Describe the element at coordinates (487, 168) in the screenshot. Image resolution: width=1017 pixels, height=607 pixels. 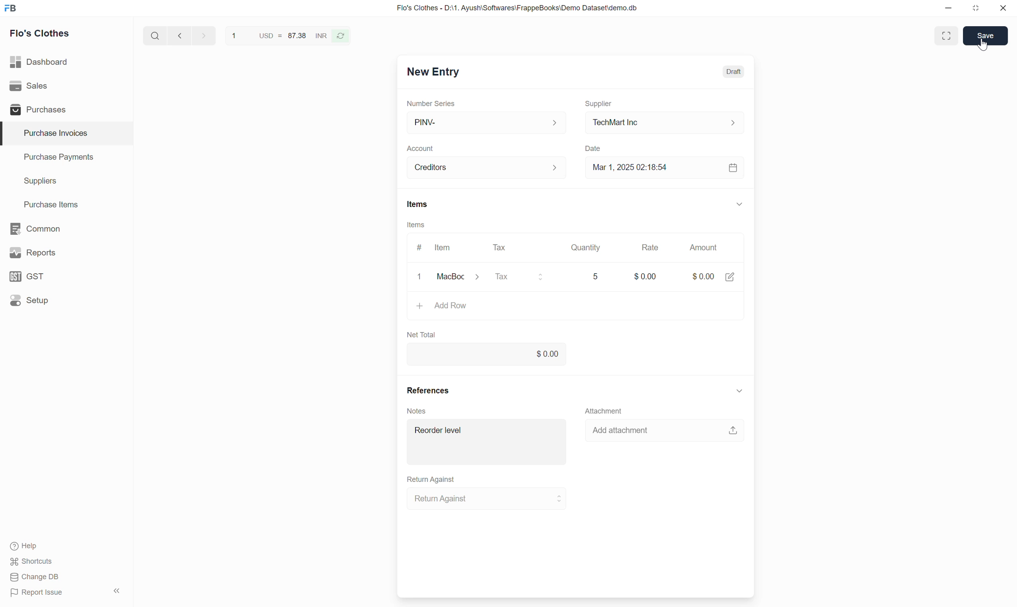
I see `Creditors` at that location.